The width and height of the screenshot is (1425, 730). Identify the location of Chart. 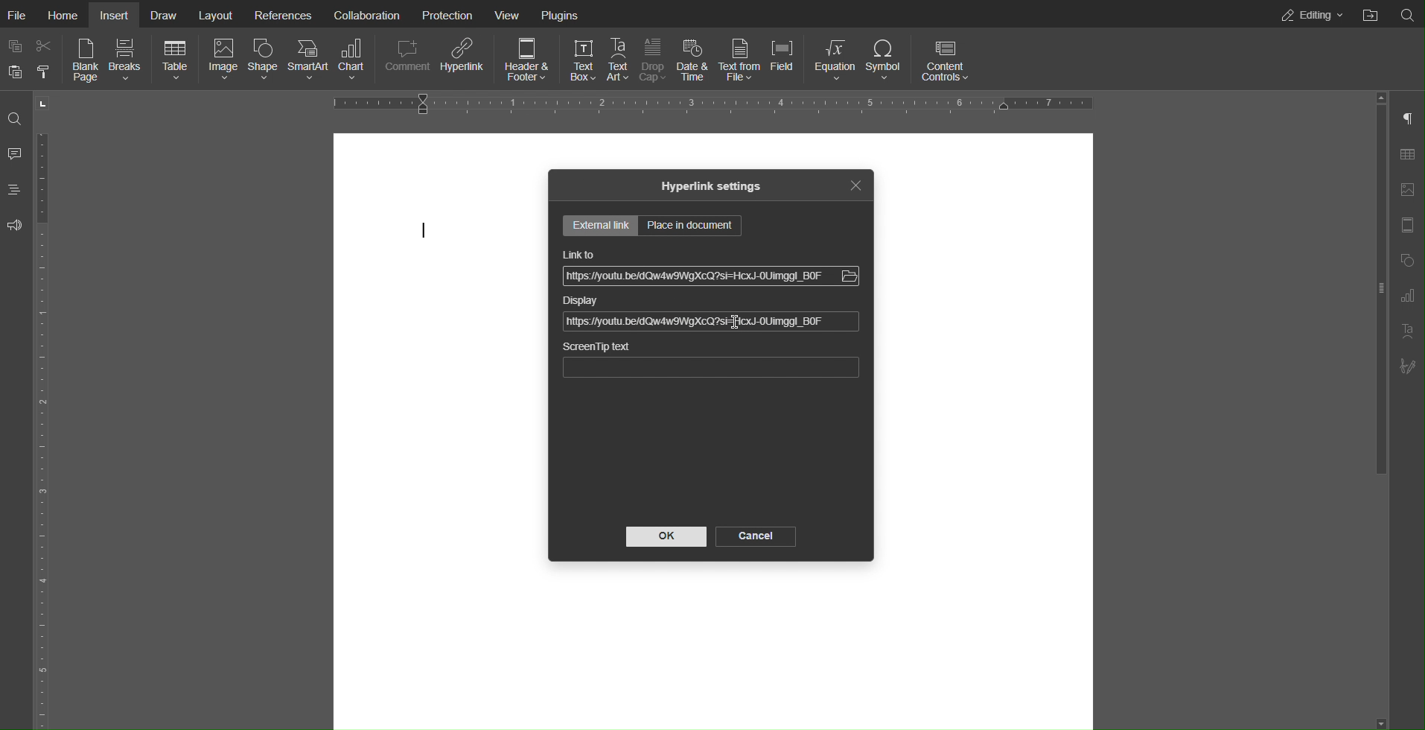
(353, 60).